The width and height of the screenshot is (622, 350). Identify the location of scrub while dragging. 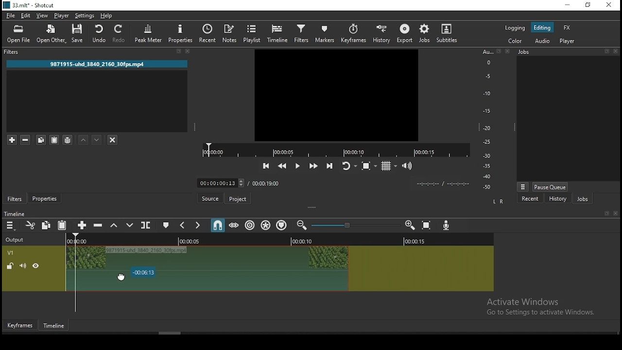
(235, 226).